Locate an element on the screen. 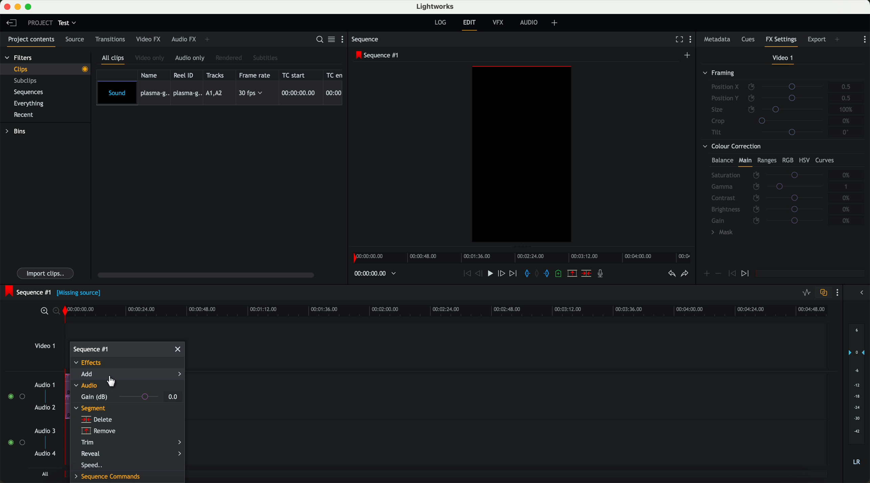 The width and height of the screenshot is (870, 483). show settings menu is located at coordinates (839, 293).